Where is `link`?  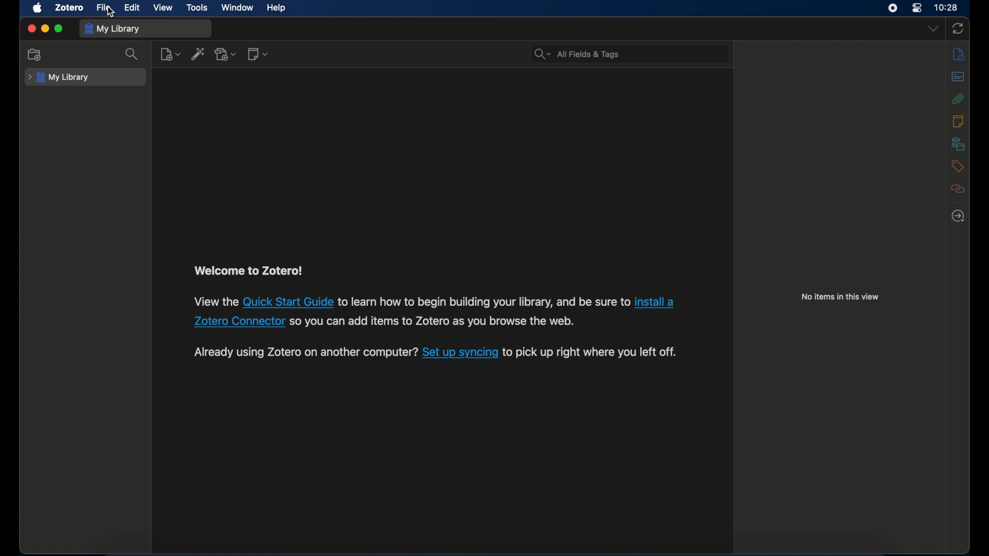 link is located at coordinates (238, 323).